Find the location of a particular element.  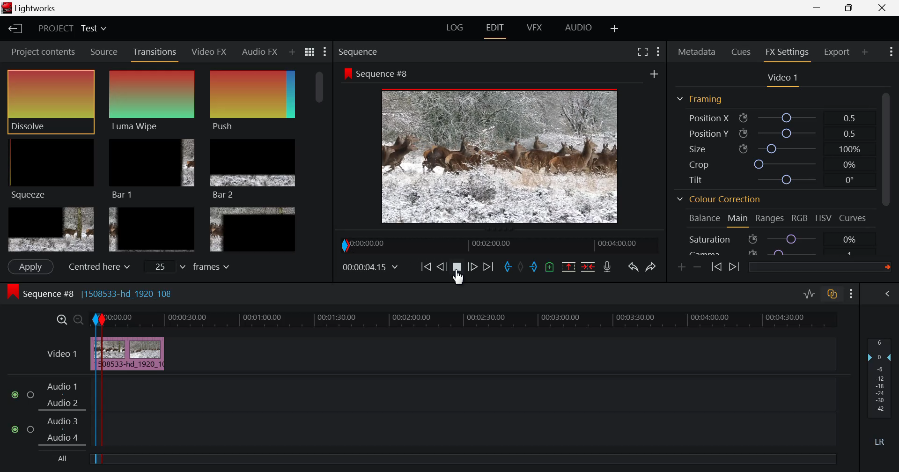

To Beginning is located at coordinates (425, 267).